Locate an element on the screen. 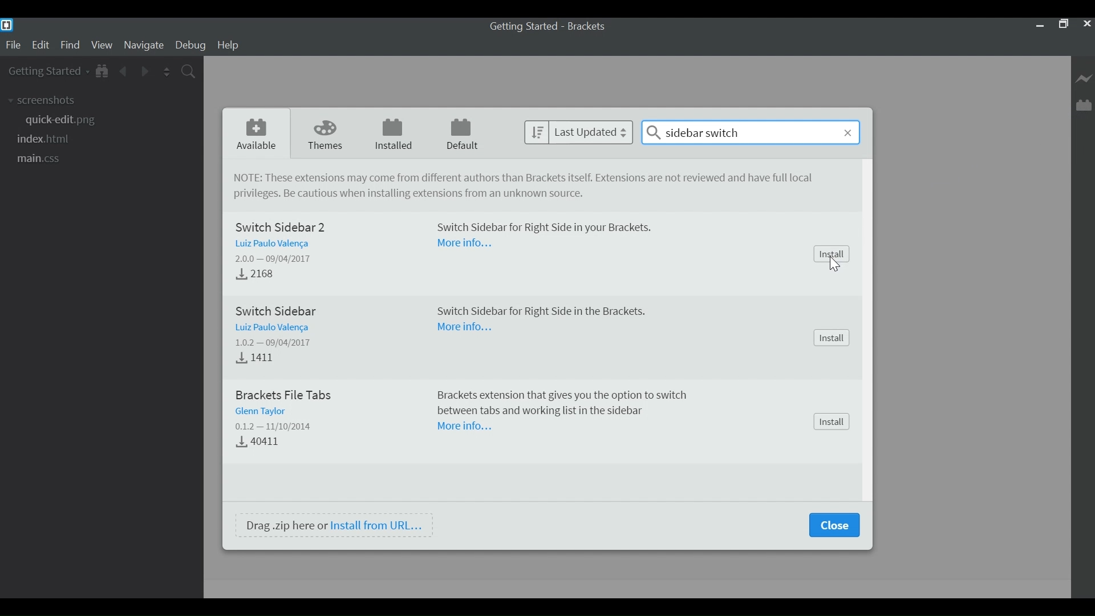 This screenshot has width=1095, height=616. Navigate Forward is located at coordinates (145, 71).